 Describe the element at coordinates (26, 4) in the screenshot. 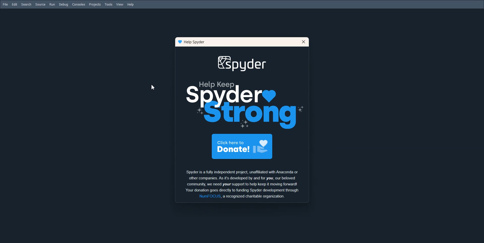

I see `Search` at that location.